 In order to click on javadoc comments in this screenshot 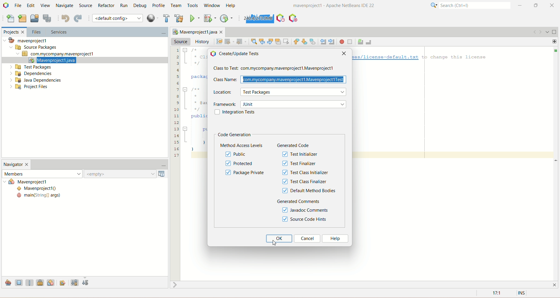, I will do `click(305, 210)`.